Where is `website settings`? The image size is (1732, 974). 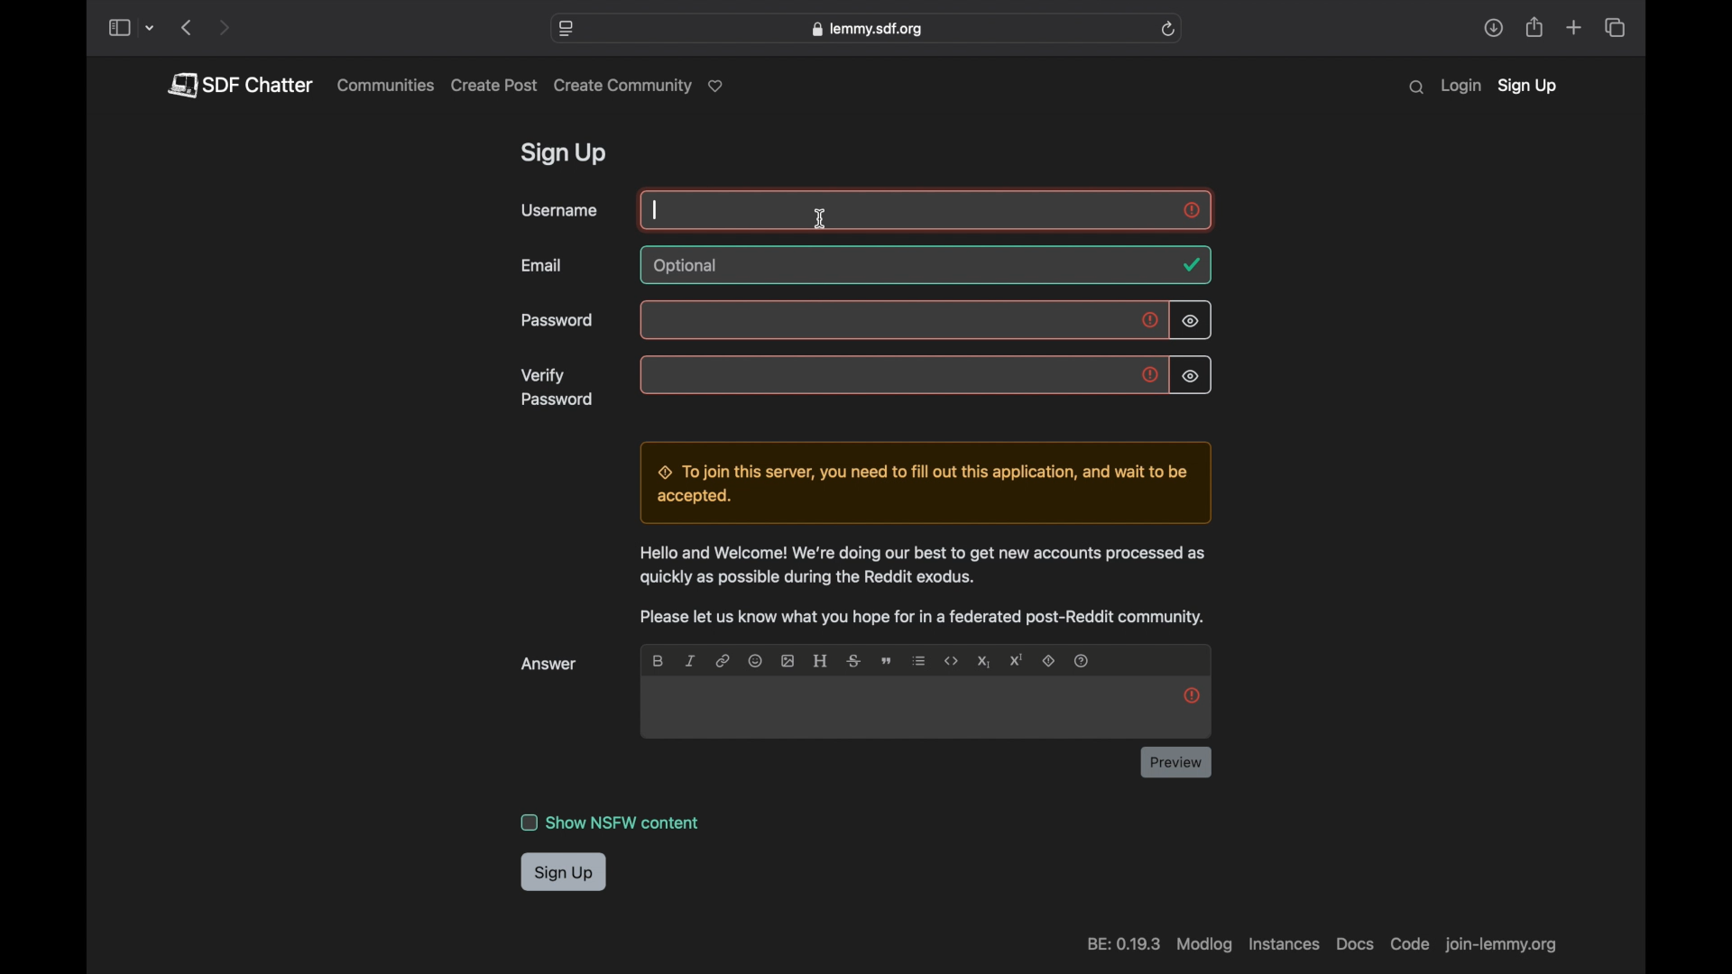
website settings is located at coordinates (567, 29).